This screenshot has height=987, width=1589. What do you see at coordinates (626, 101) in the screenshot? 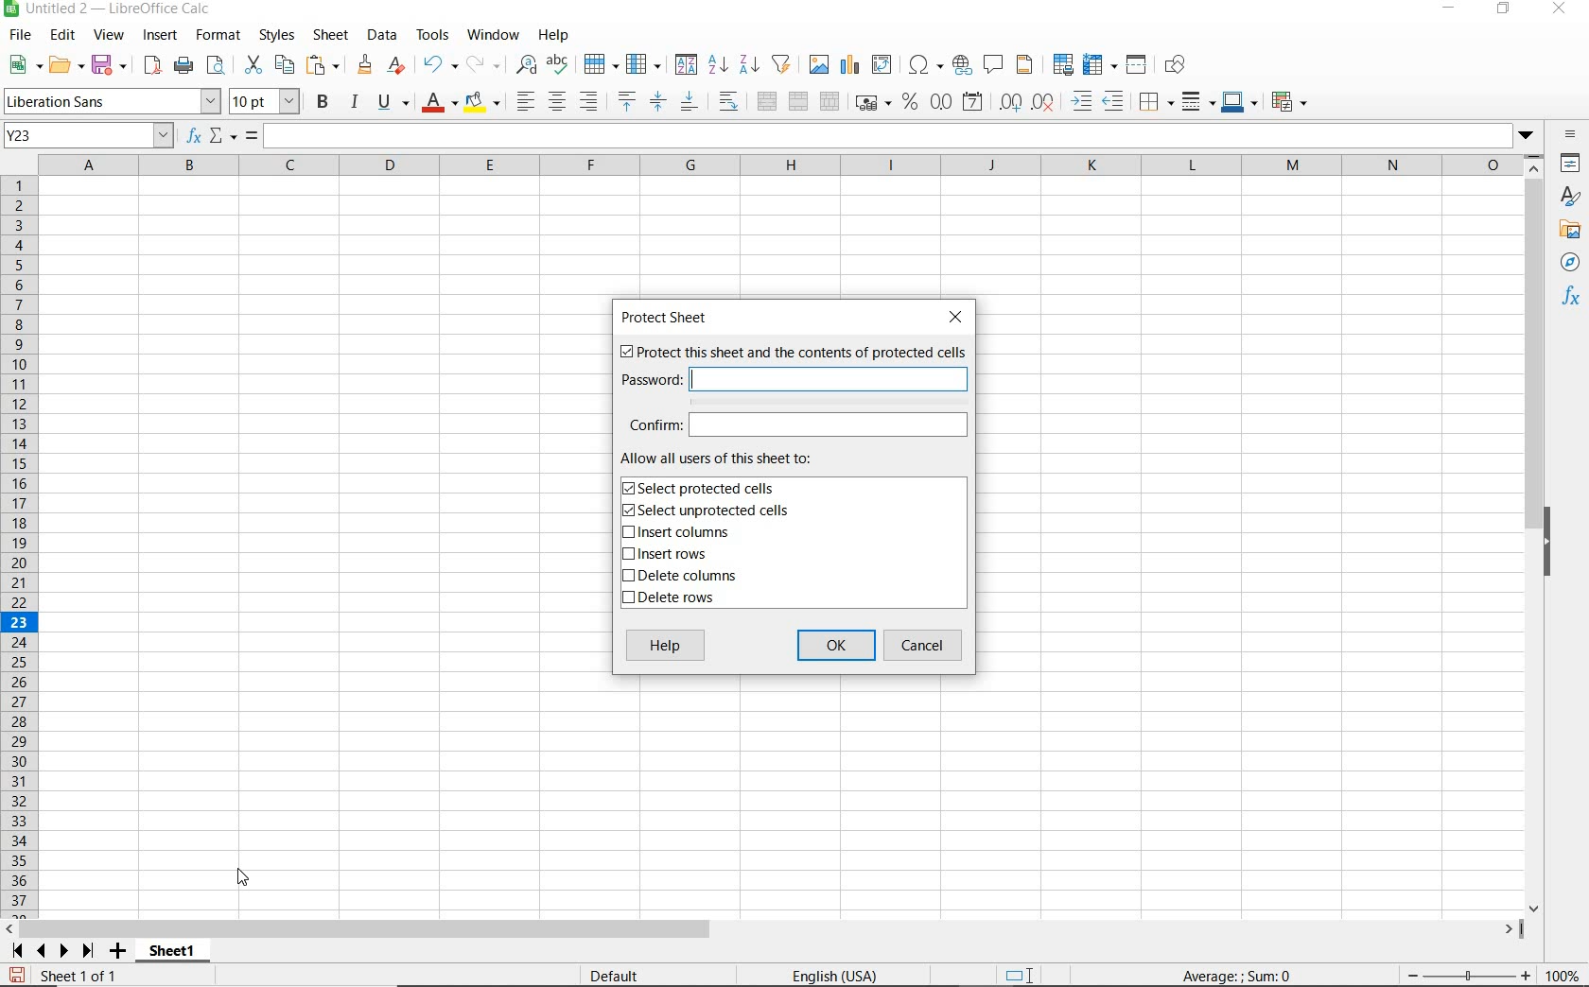
I see `ALIGN TOP` at bounding box center [626, 101].